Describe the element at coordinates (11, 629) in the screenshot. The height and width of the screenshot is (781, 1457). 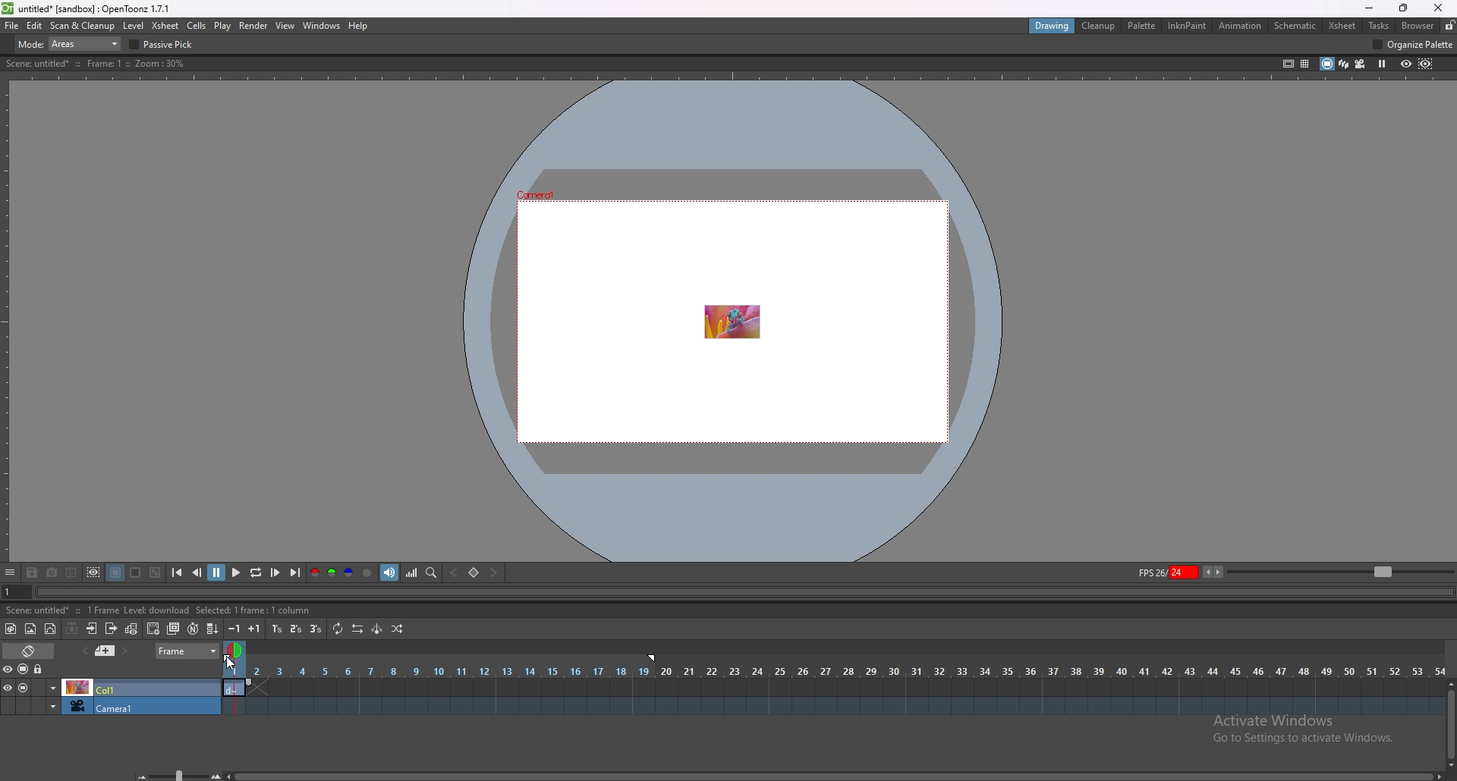
I see `new toonz raster level` at that location.